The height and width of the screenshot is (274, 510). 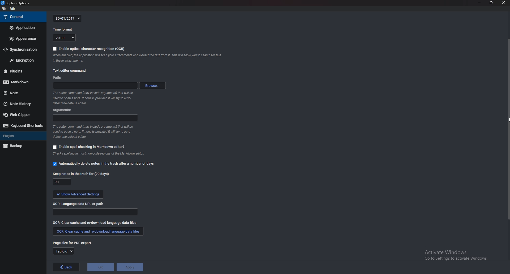 What do you see at coordinates (13, 9) in the screenshot?
I see `edit` at bounding box center [13, 9].